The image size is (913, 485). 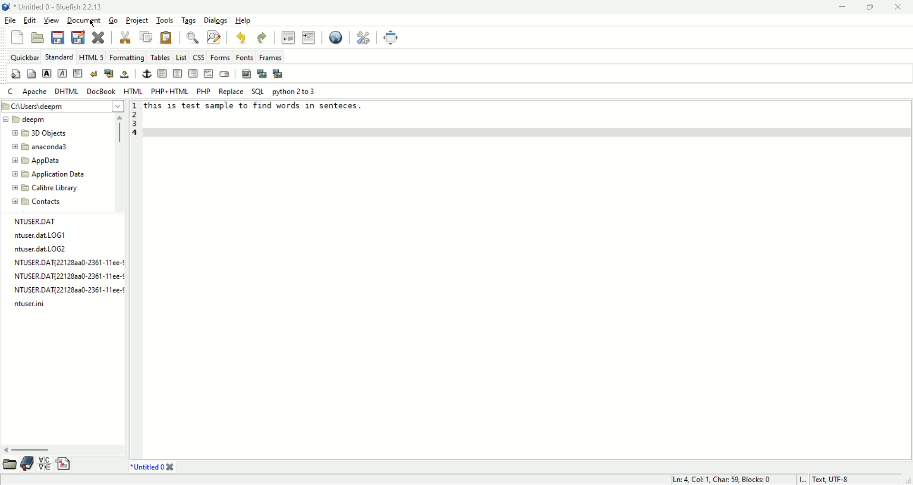 I want to click on ntuser.dat.LOG1, so click(x=48, y=235).